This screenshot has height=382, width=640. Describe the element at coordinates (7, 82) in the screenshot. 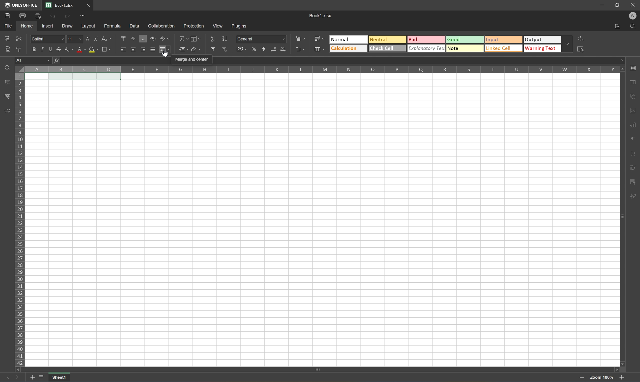

I see `Comments` at that location.